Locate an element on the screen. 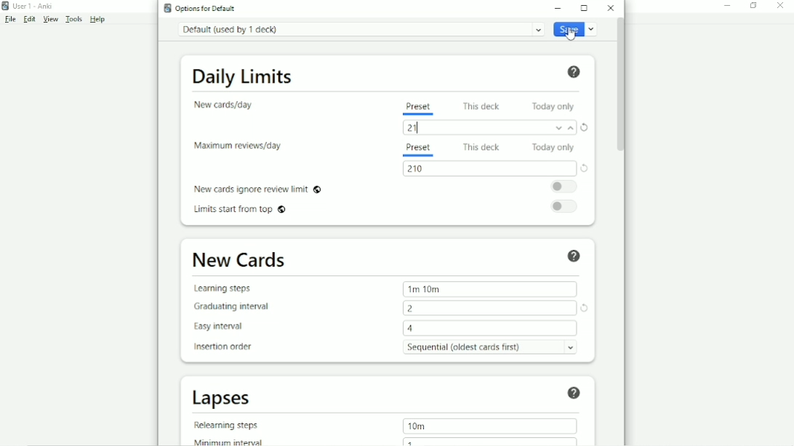 This screenshot has height=446, width=794. Cursor is located at coordinates (569, 34).